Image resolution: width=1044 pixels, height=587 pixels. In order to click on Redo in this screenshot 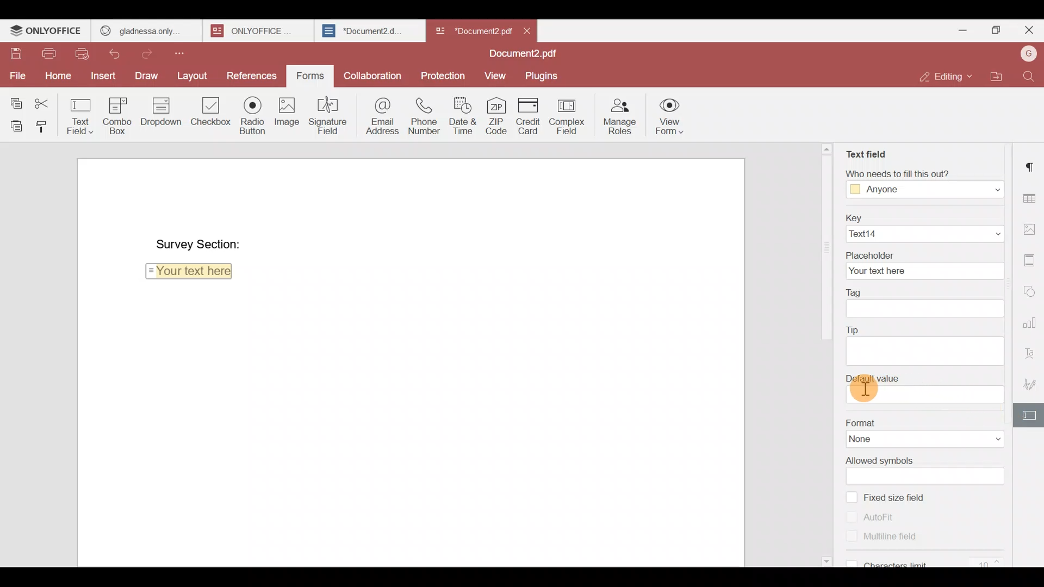, I will do `click(151, 52)`.